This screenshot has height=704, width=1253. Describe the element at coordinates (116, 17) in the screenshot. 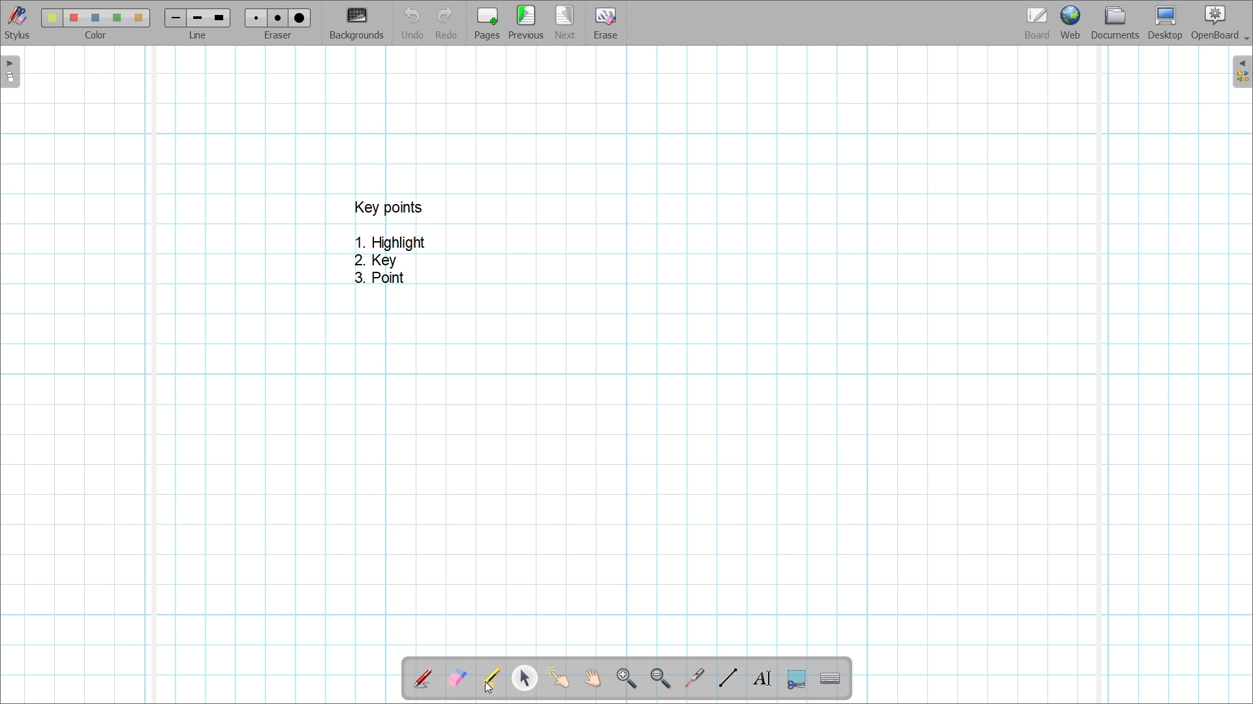

I see `color4` at that location.